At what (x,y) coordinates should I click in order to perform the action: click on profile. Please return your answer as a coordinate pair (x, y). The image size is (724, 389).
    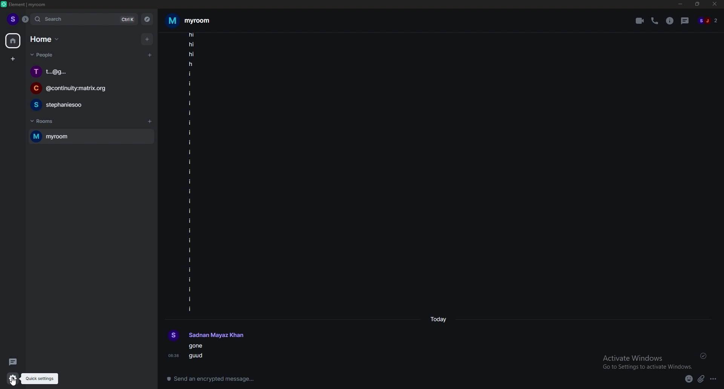
    Looking at the image, I should click on (12, 20).